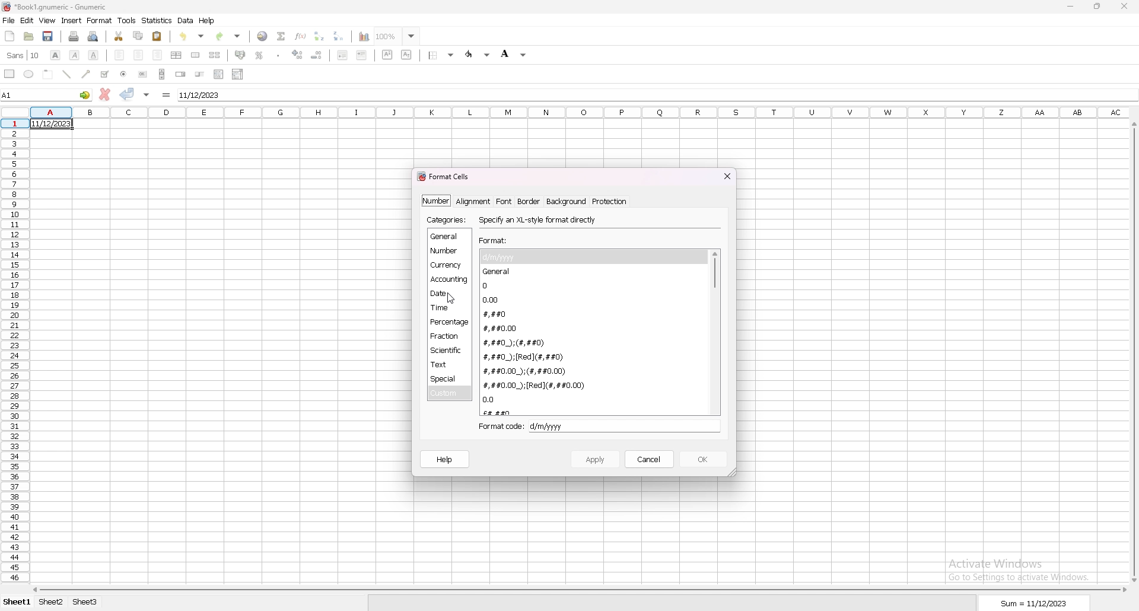 The width and height of the screenshot is (1139, 611). I want to click on cursor, so click(448, 301).